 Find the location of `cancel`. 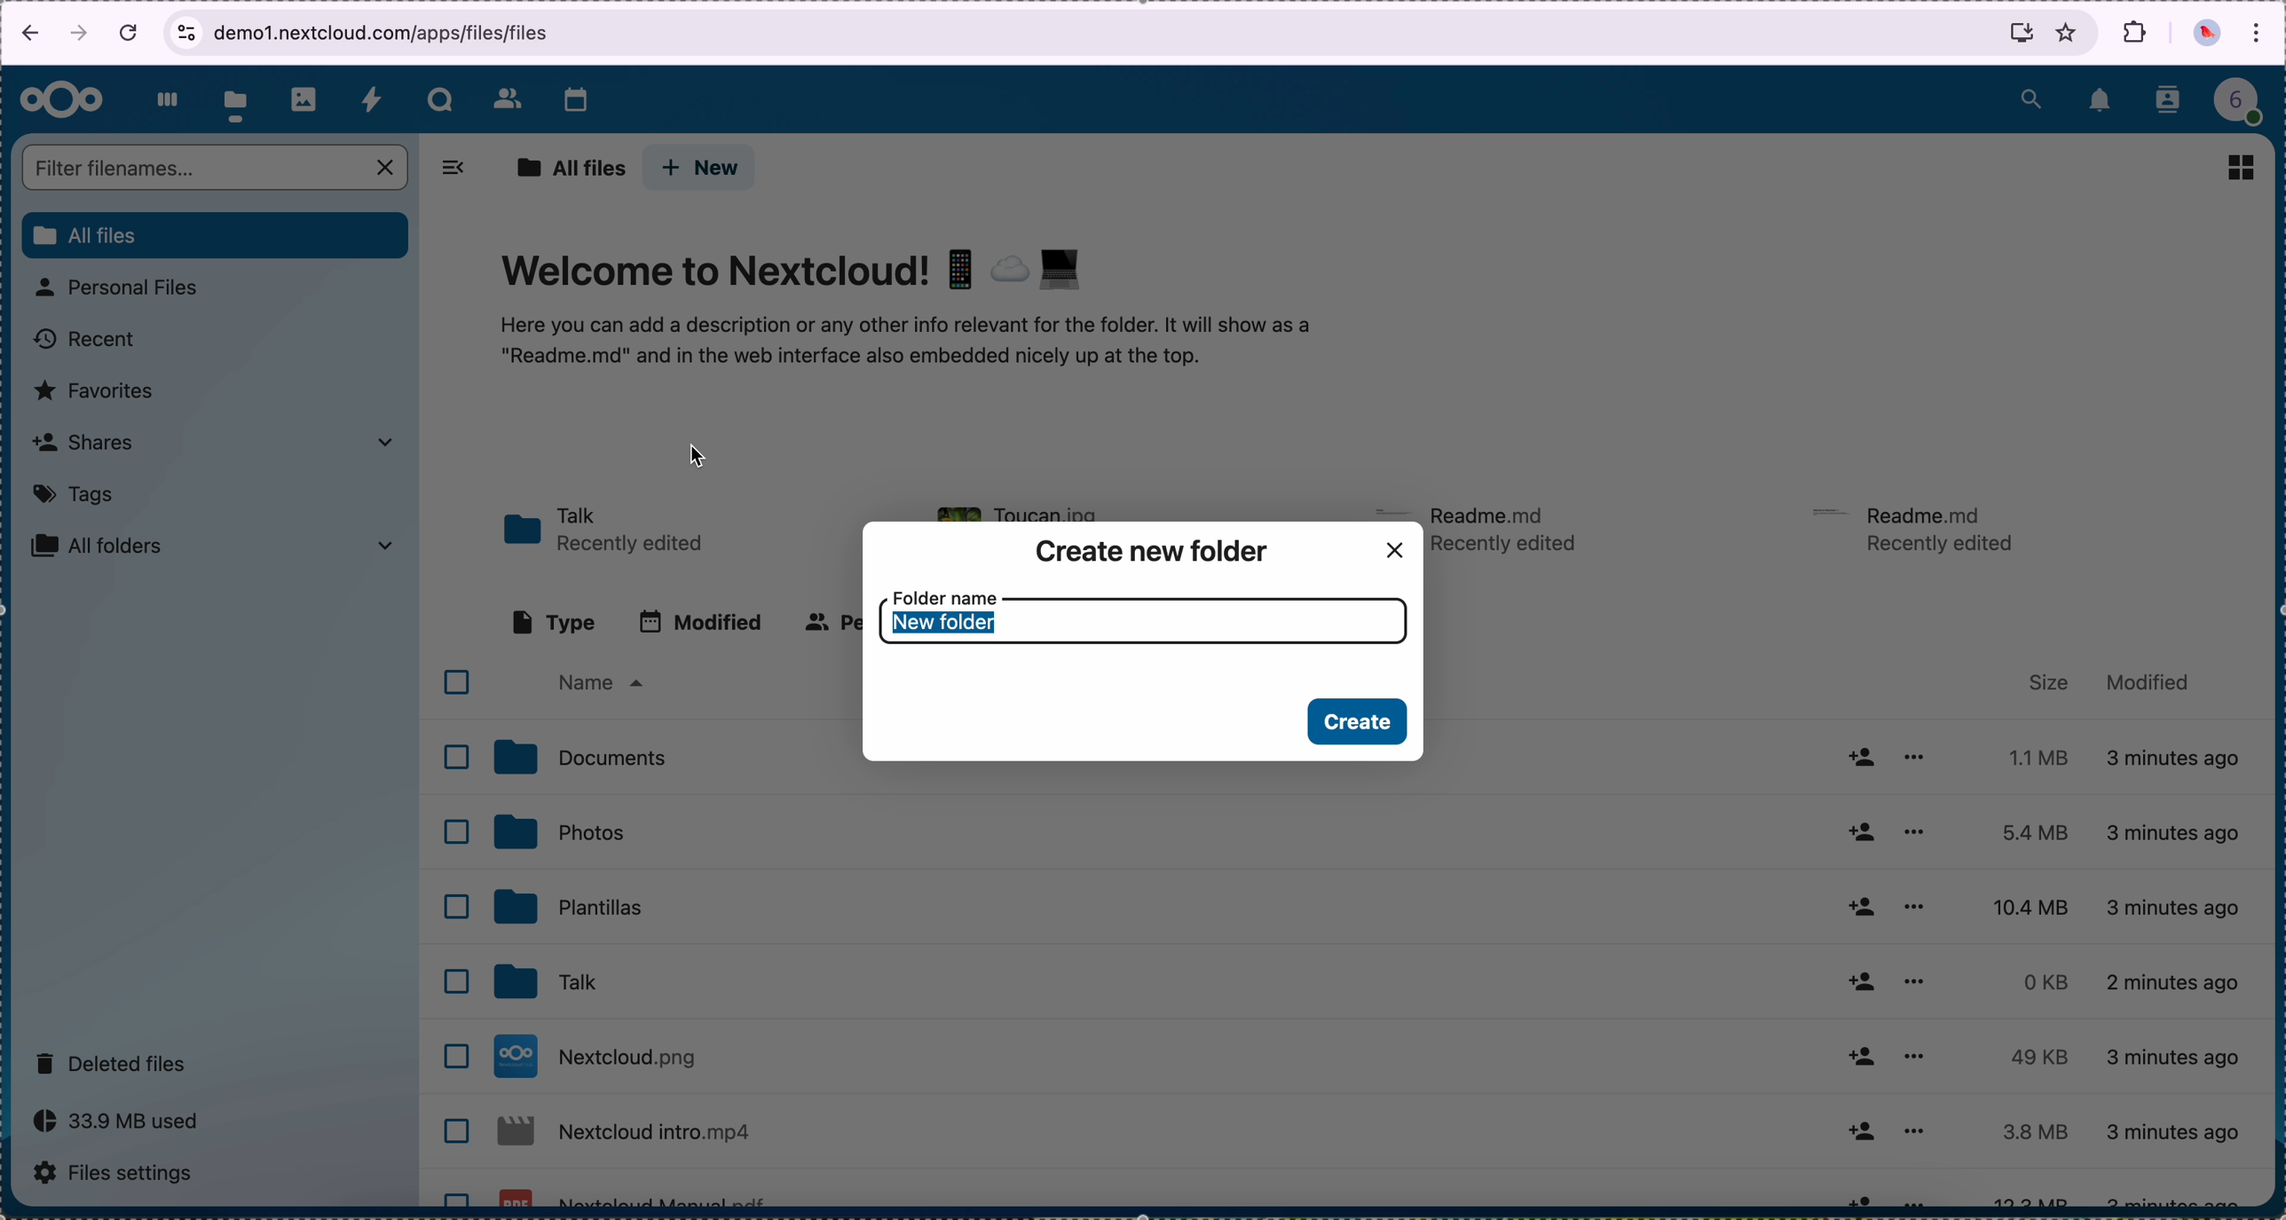

cancel is located at coordinates (131, 31).